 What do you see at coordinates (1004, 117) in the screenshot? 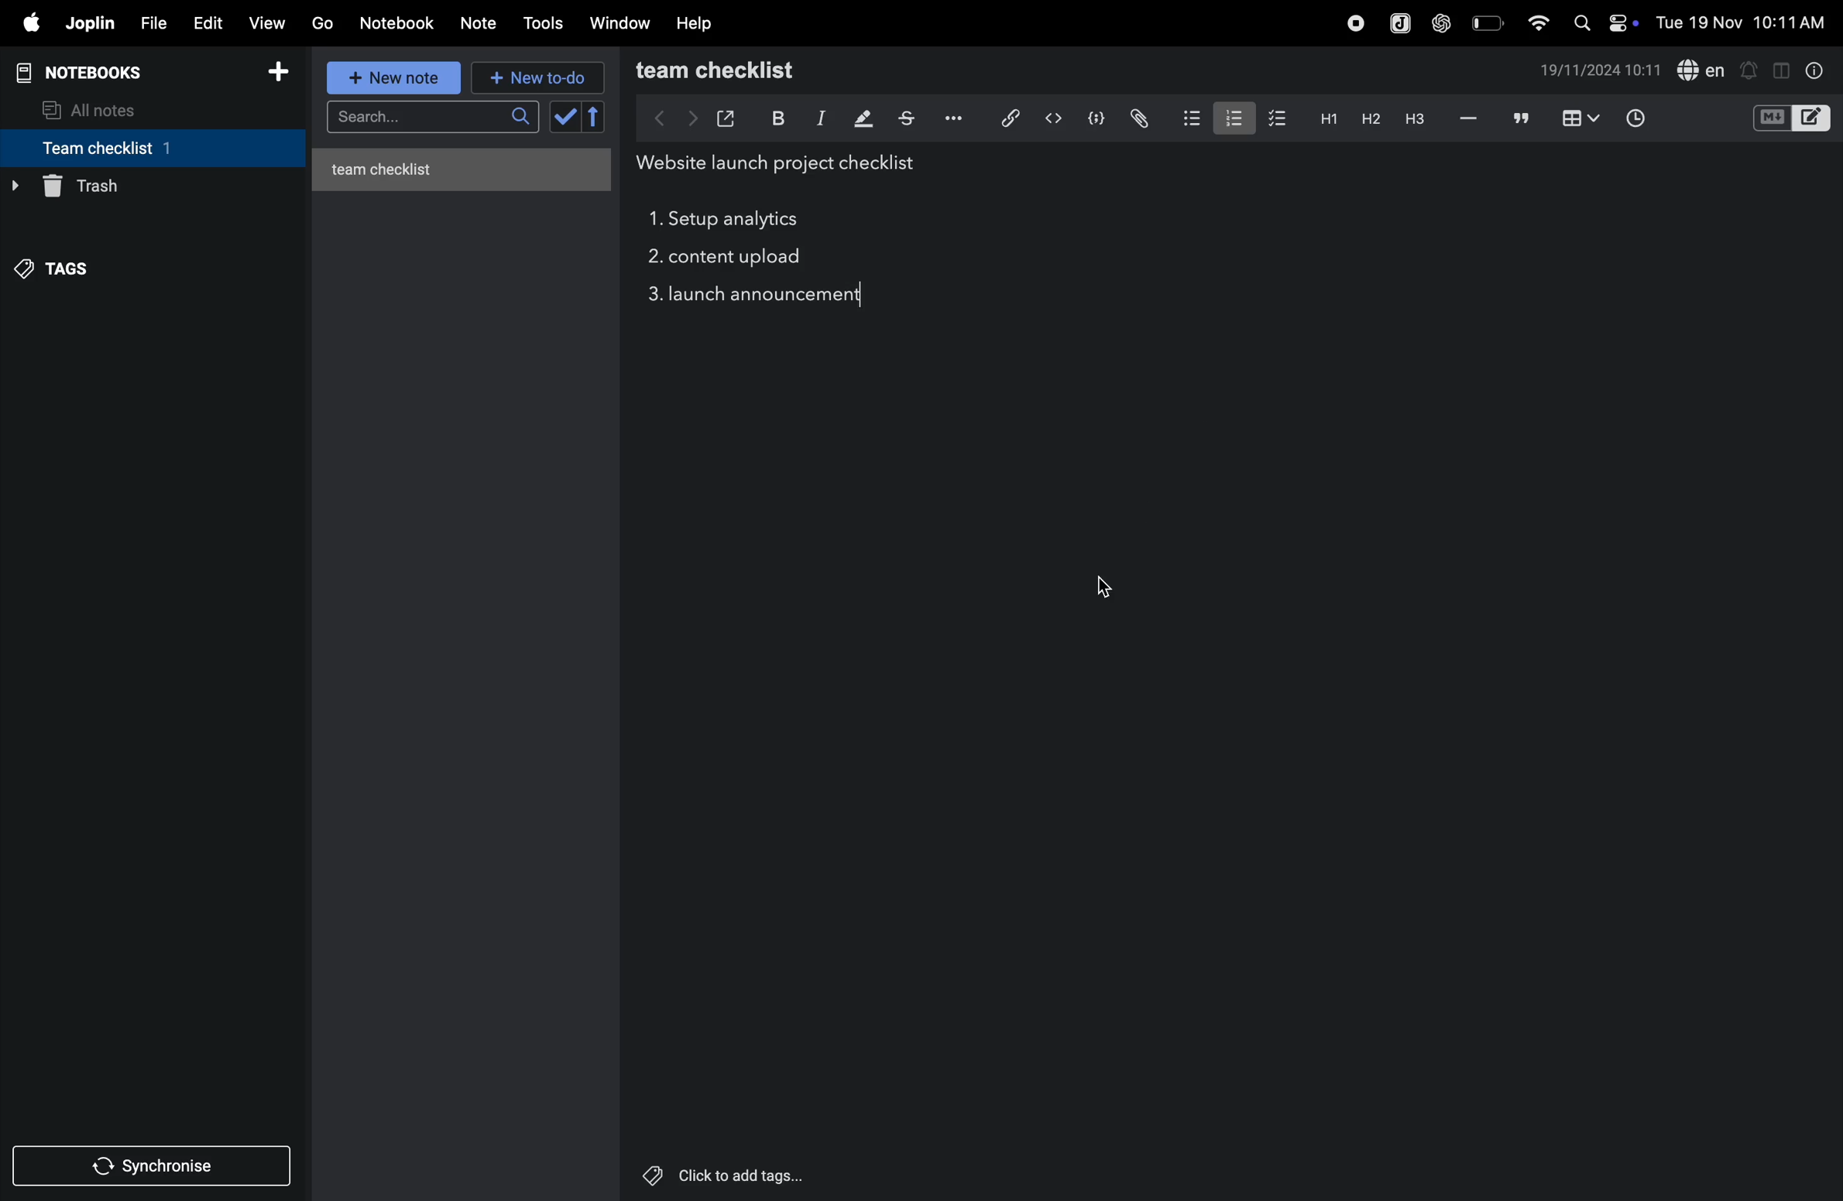
I see `hyperlink` at bounding box center [1004, 117].